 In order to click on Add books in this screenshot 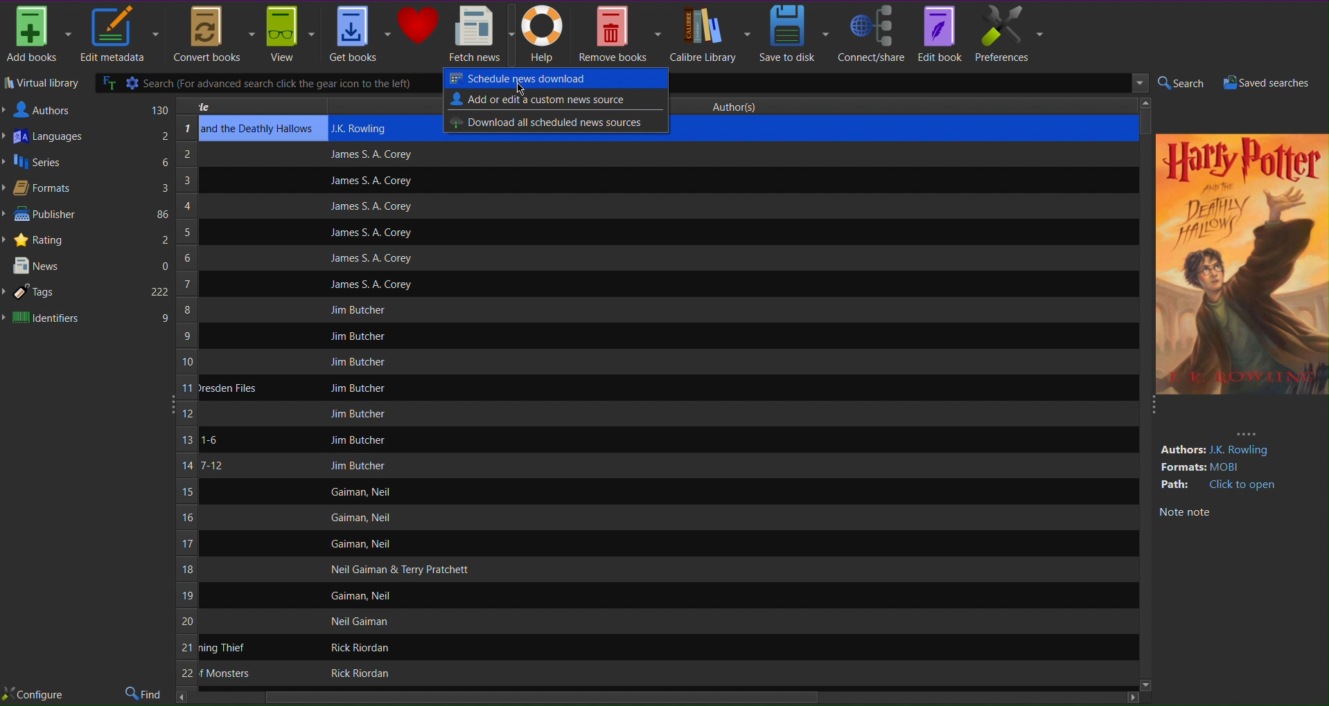, I will do `click(38, 35)`.